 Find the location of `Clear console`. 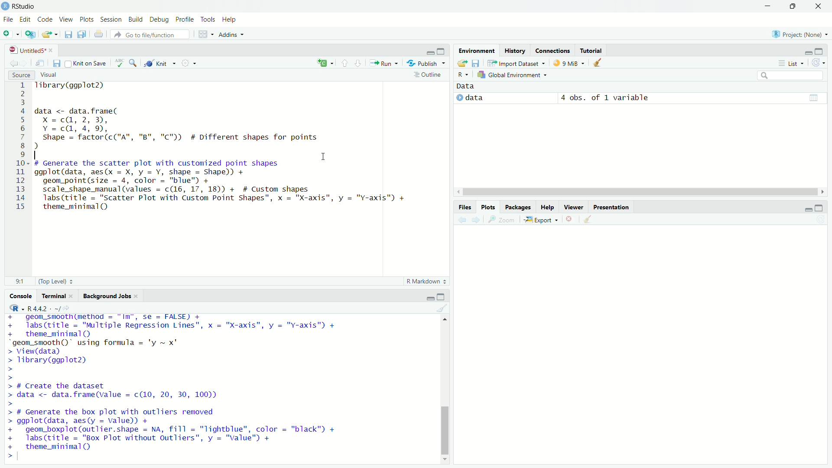

Clear console is located at coordinates (442, 308).